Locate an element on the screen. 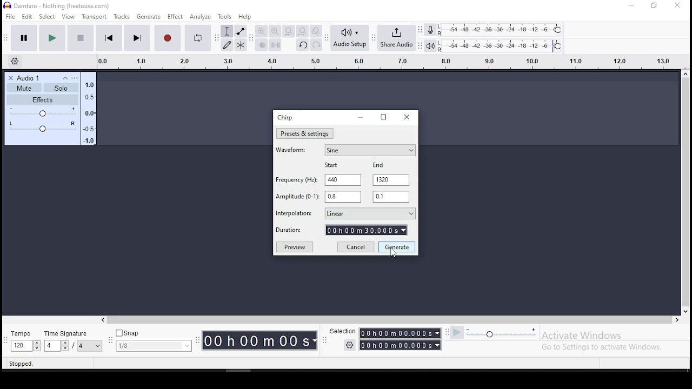  amplitude start is located at coordinates (342, 197).